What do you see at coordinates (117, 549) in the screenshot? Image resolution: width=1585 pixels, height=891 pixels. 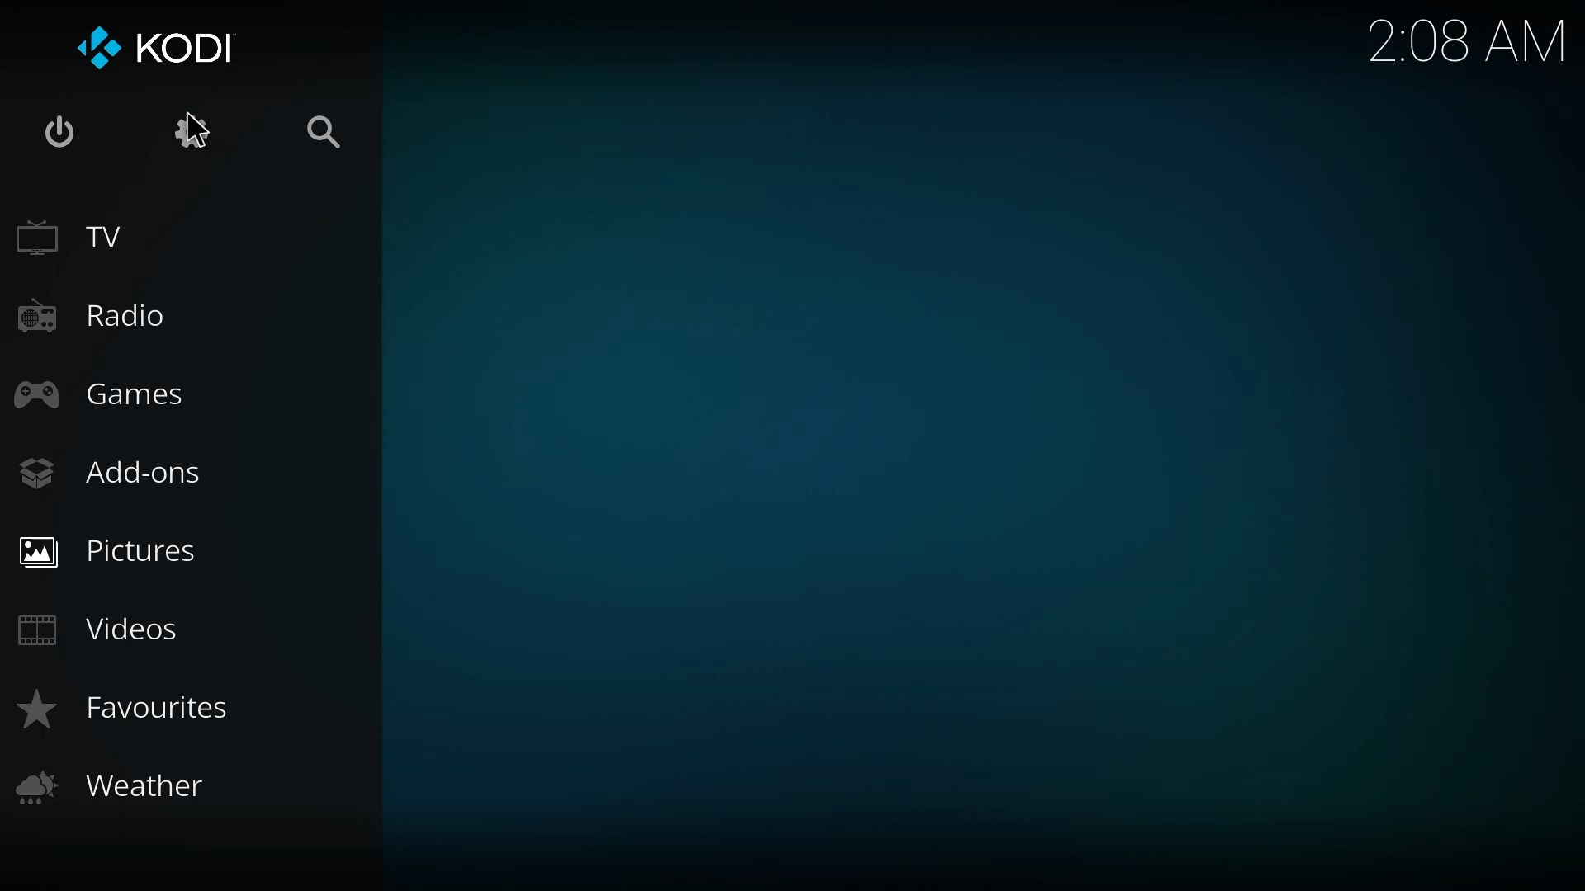 I see `pictures` at bounding box center [117, 549].